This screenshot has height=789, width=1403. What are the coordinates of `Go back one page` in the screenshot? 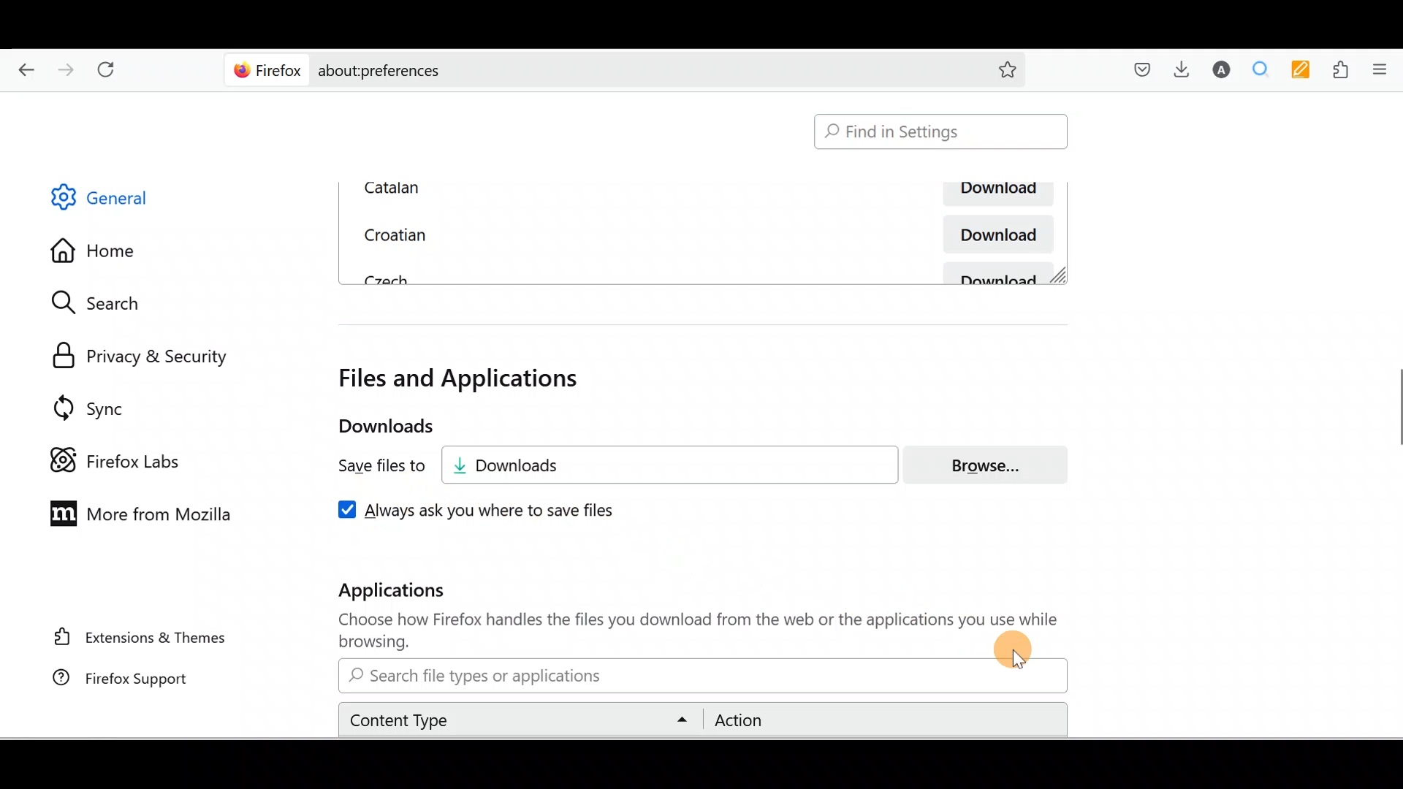 It's located at (22, 72).